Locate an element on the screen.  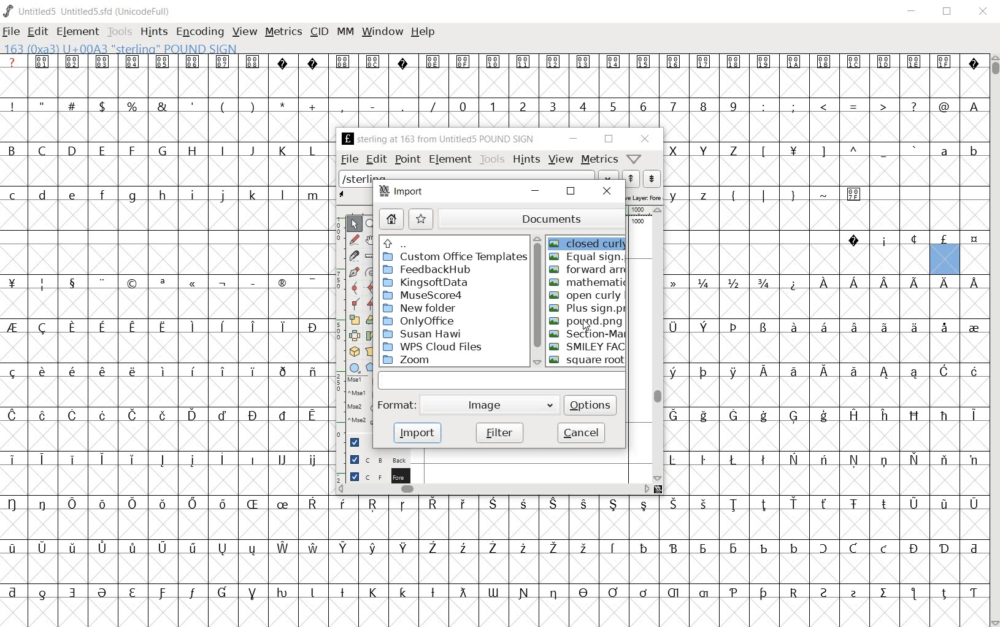
Symbol is located at coordinates (192, 416).